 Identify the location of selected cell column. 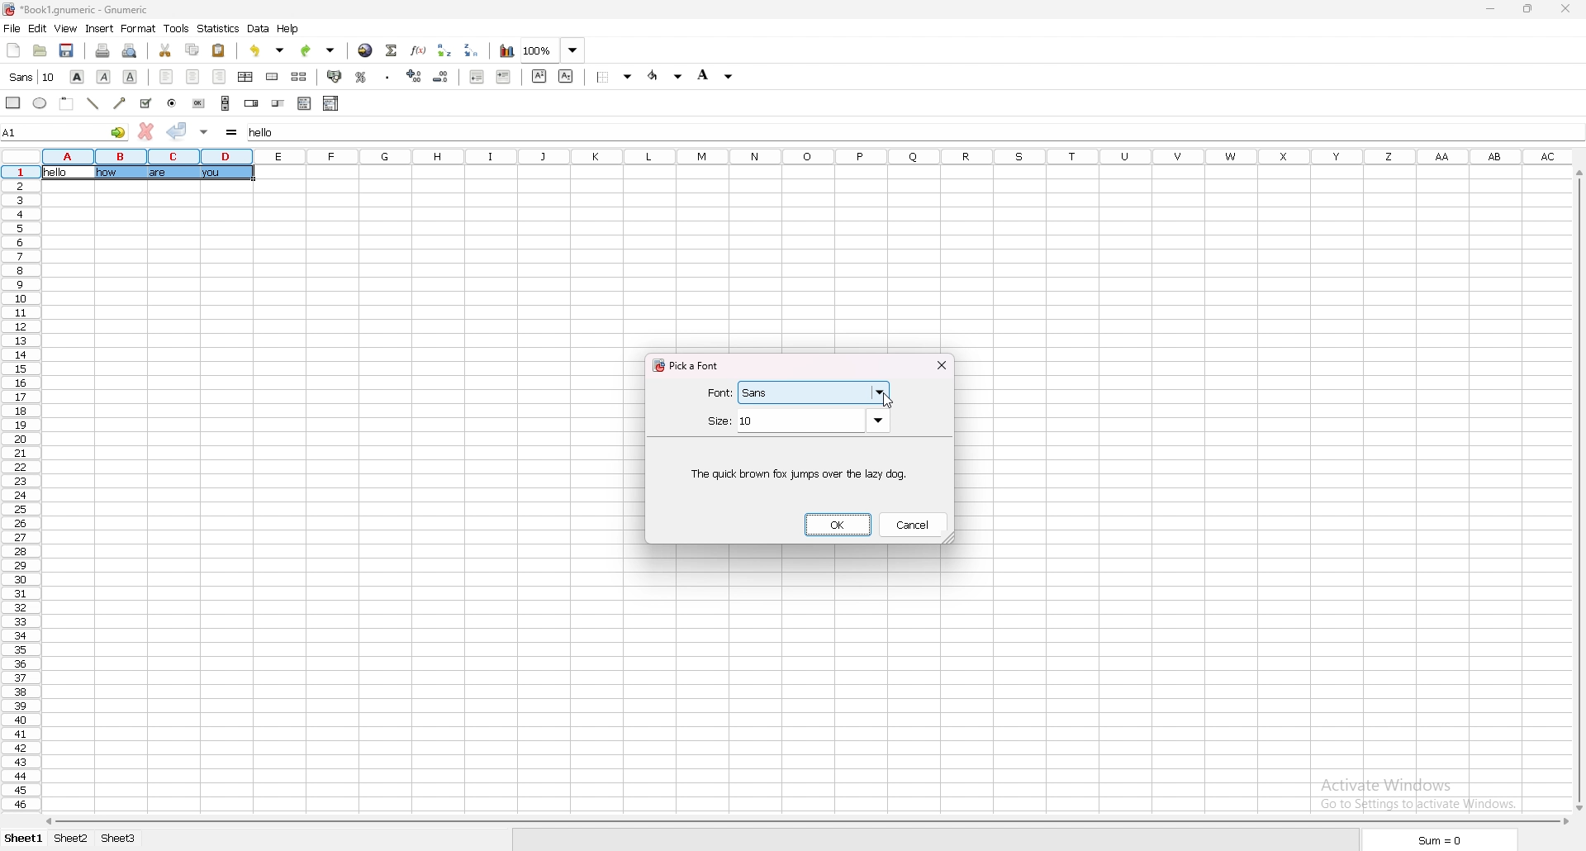
(146, 155).